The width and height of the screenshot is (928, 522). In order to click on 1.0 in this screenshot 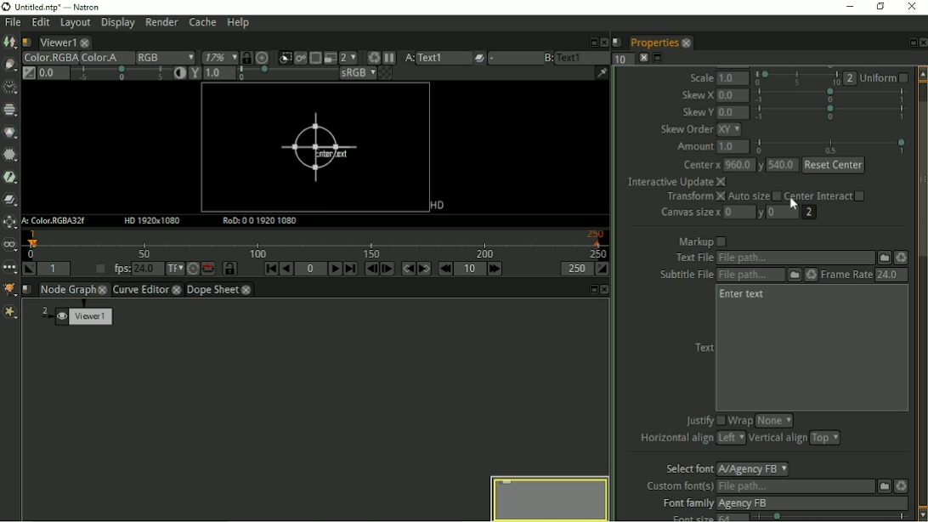, I will do `click(735, 78)`.